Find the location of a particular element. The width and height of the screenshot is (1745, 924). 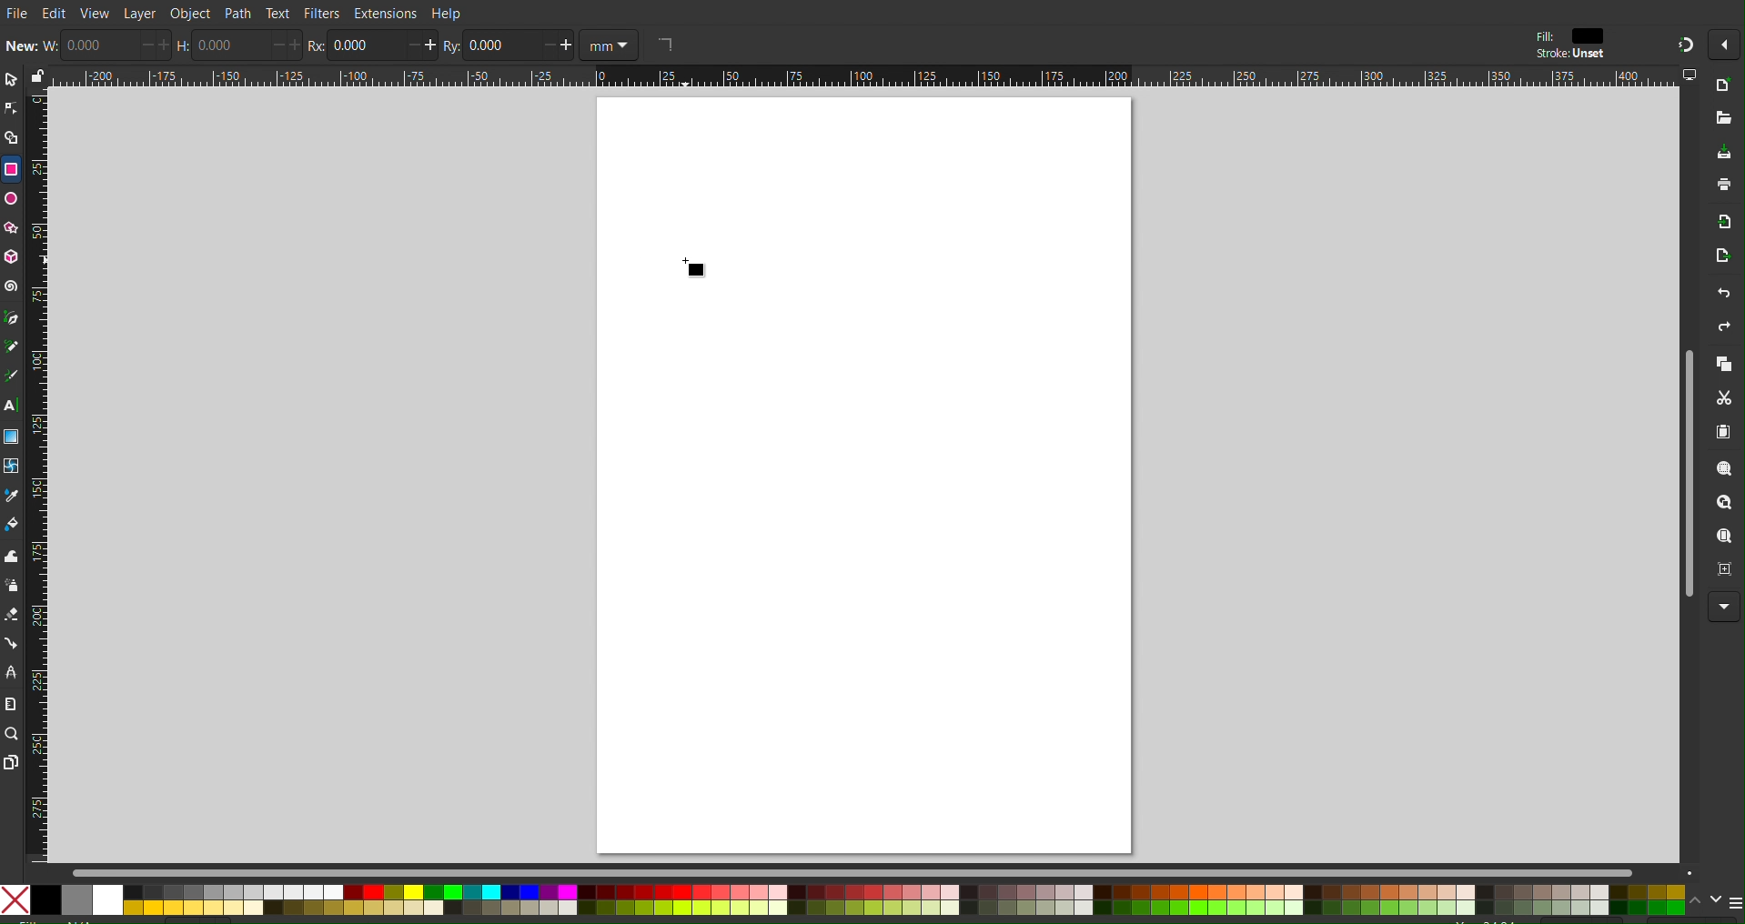

Line Color is located at coordinates (11, 497).